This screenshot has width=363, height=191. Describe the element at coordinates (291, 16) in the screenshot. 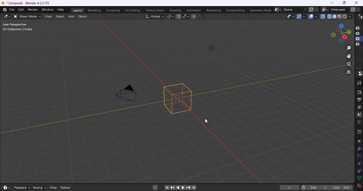

I see `select-ability & visibility` at that location.